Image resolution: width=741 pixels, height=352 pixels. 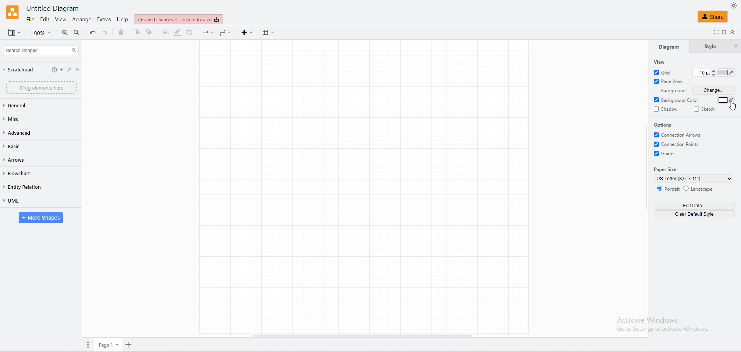 What do you see at coordinates (715, 32) in the screenshot?
I see `full screen` at bounding box center [715, 32].